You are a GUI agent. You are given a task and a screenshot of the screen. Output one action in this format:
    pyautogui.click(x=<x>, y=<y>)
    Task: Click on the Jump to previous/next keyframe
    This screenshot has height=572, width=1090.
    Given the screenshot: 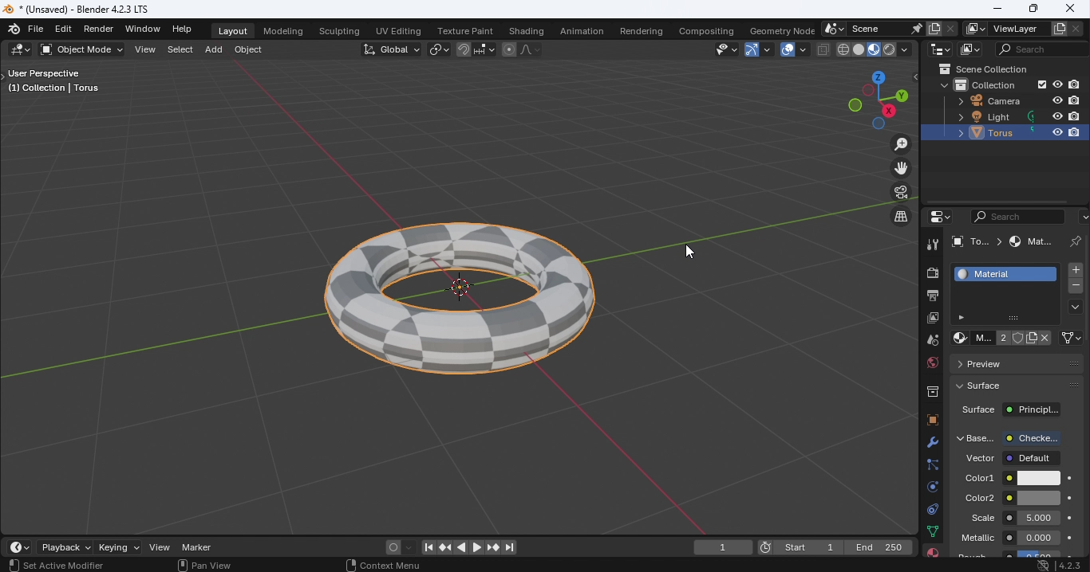 What is the action you would take?
    pyautogui.click(x=492, y=549)
    